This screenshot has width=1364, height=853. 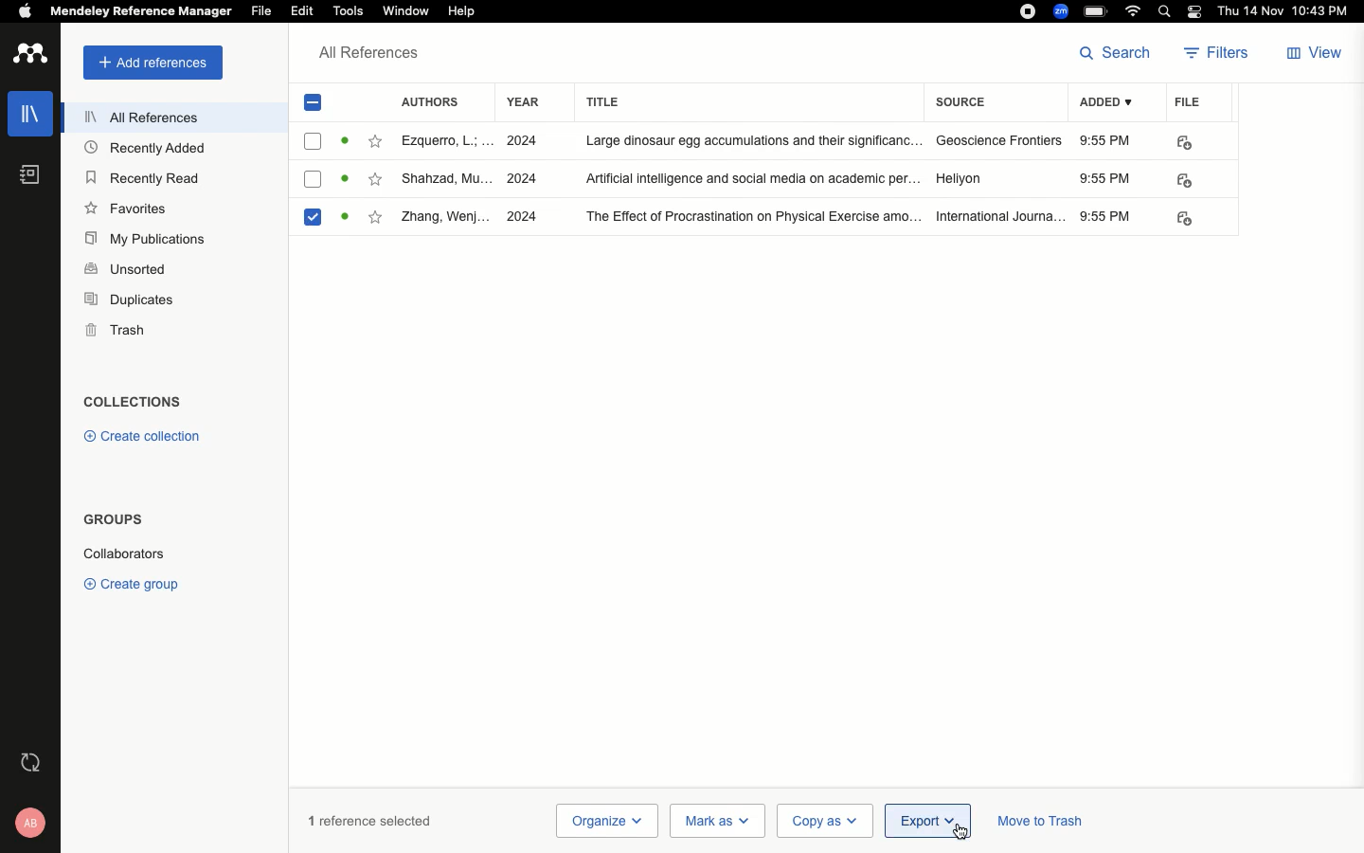 What do you see at coordinates (25, 11) in the screenshot?
I see `Apple logo` at bounding box center [25, 11].